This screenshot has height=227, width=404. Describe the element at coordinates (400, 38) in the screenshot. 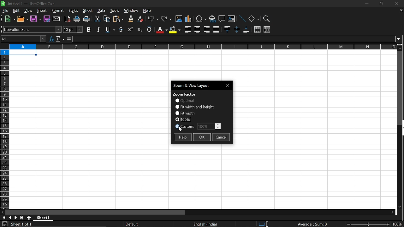

I see `expand formula bar` at that location.